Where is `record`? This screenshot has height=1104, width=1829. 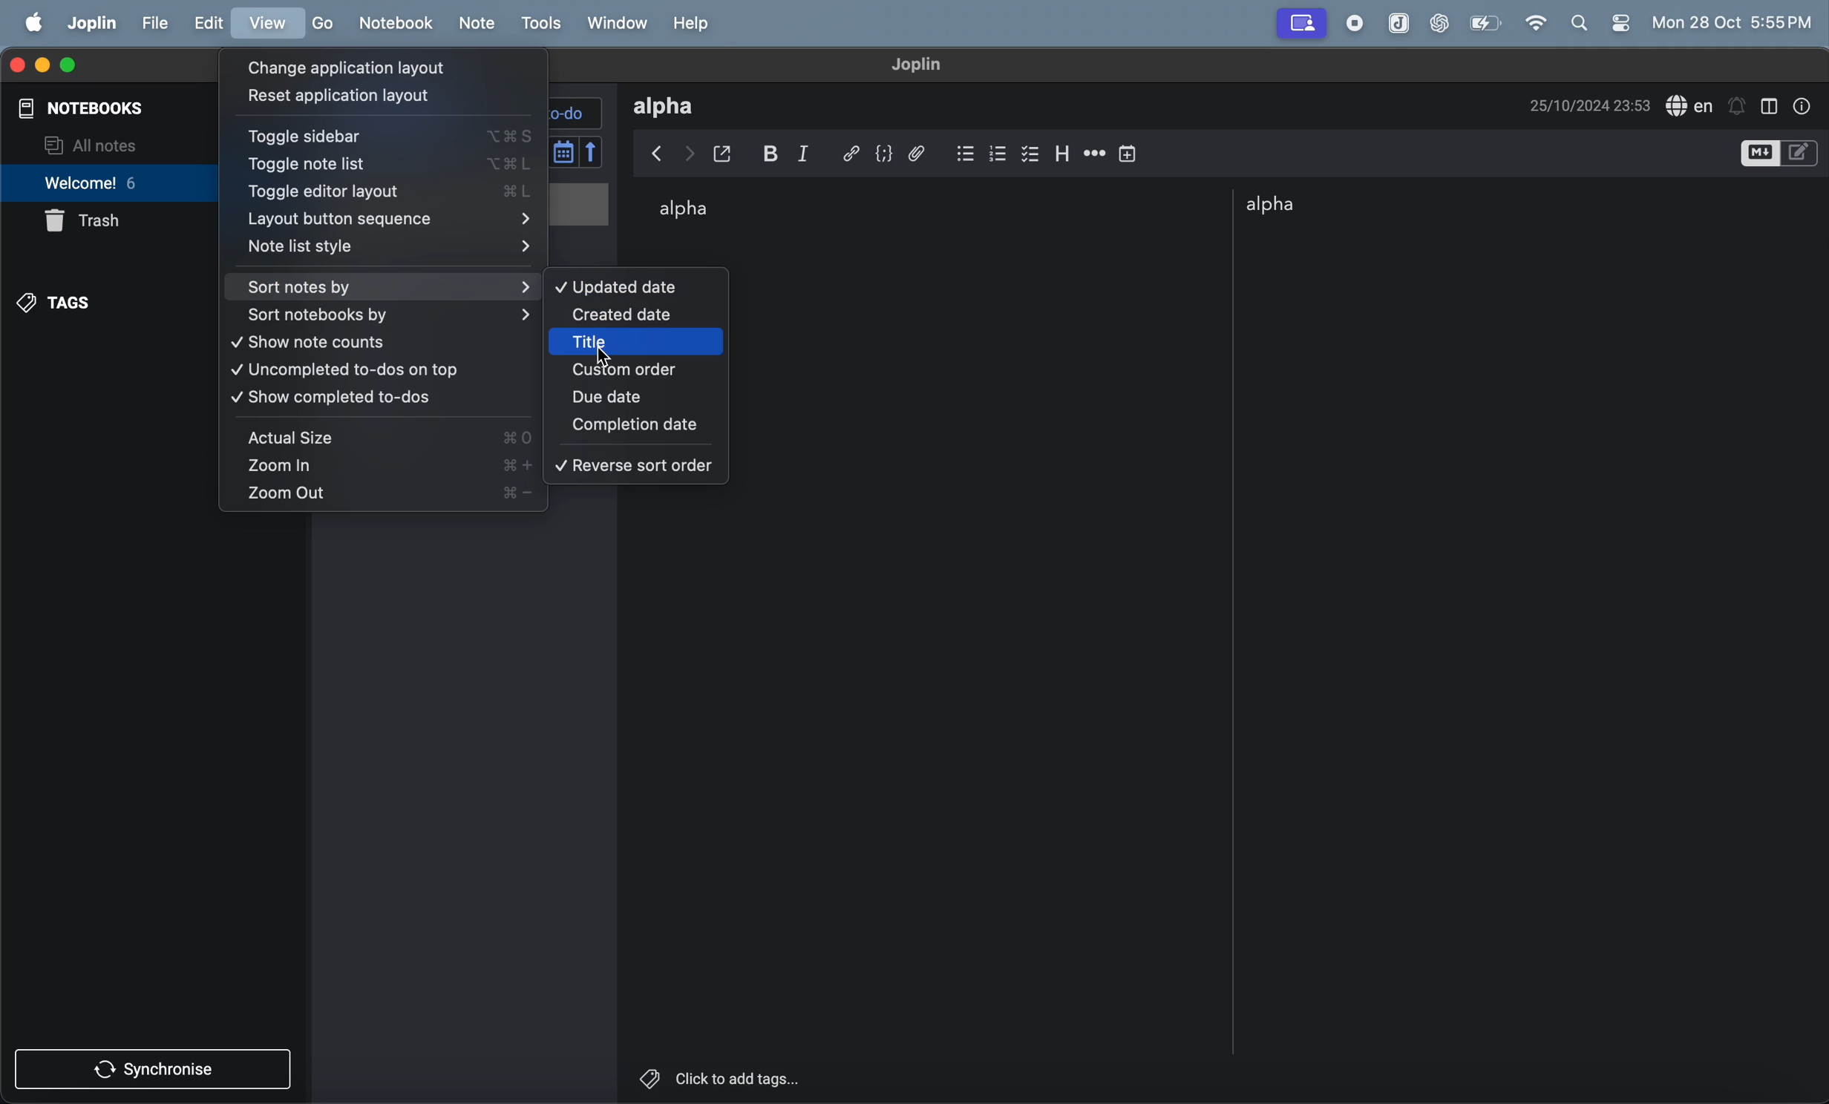
record is located at coordinates (1358, 23).